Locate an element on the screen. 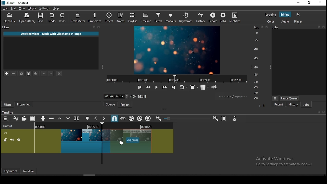   is located at coordinates (262, 27).